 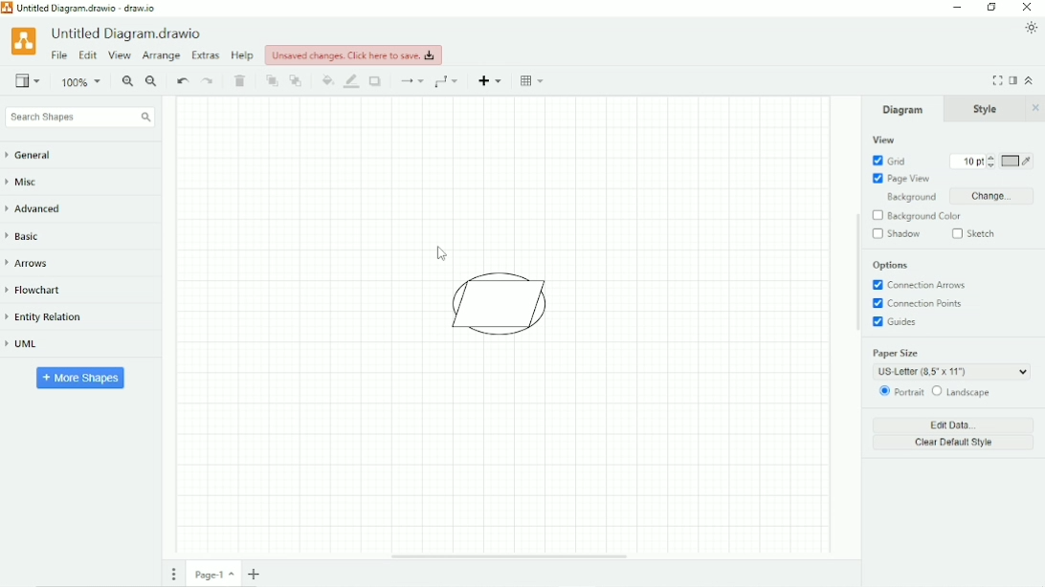 What do you see at coordinates (214, 574) in the screenshot?
I see `Current page` at bounding box center [214, 574].